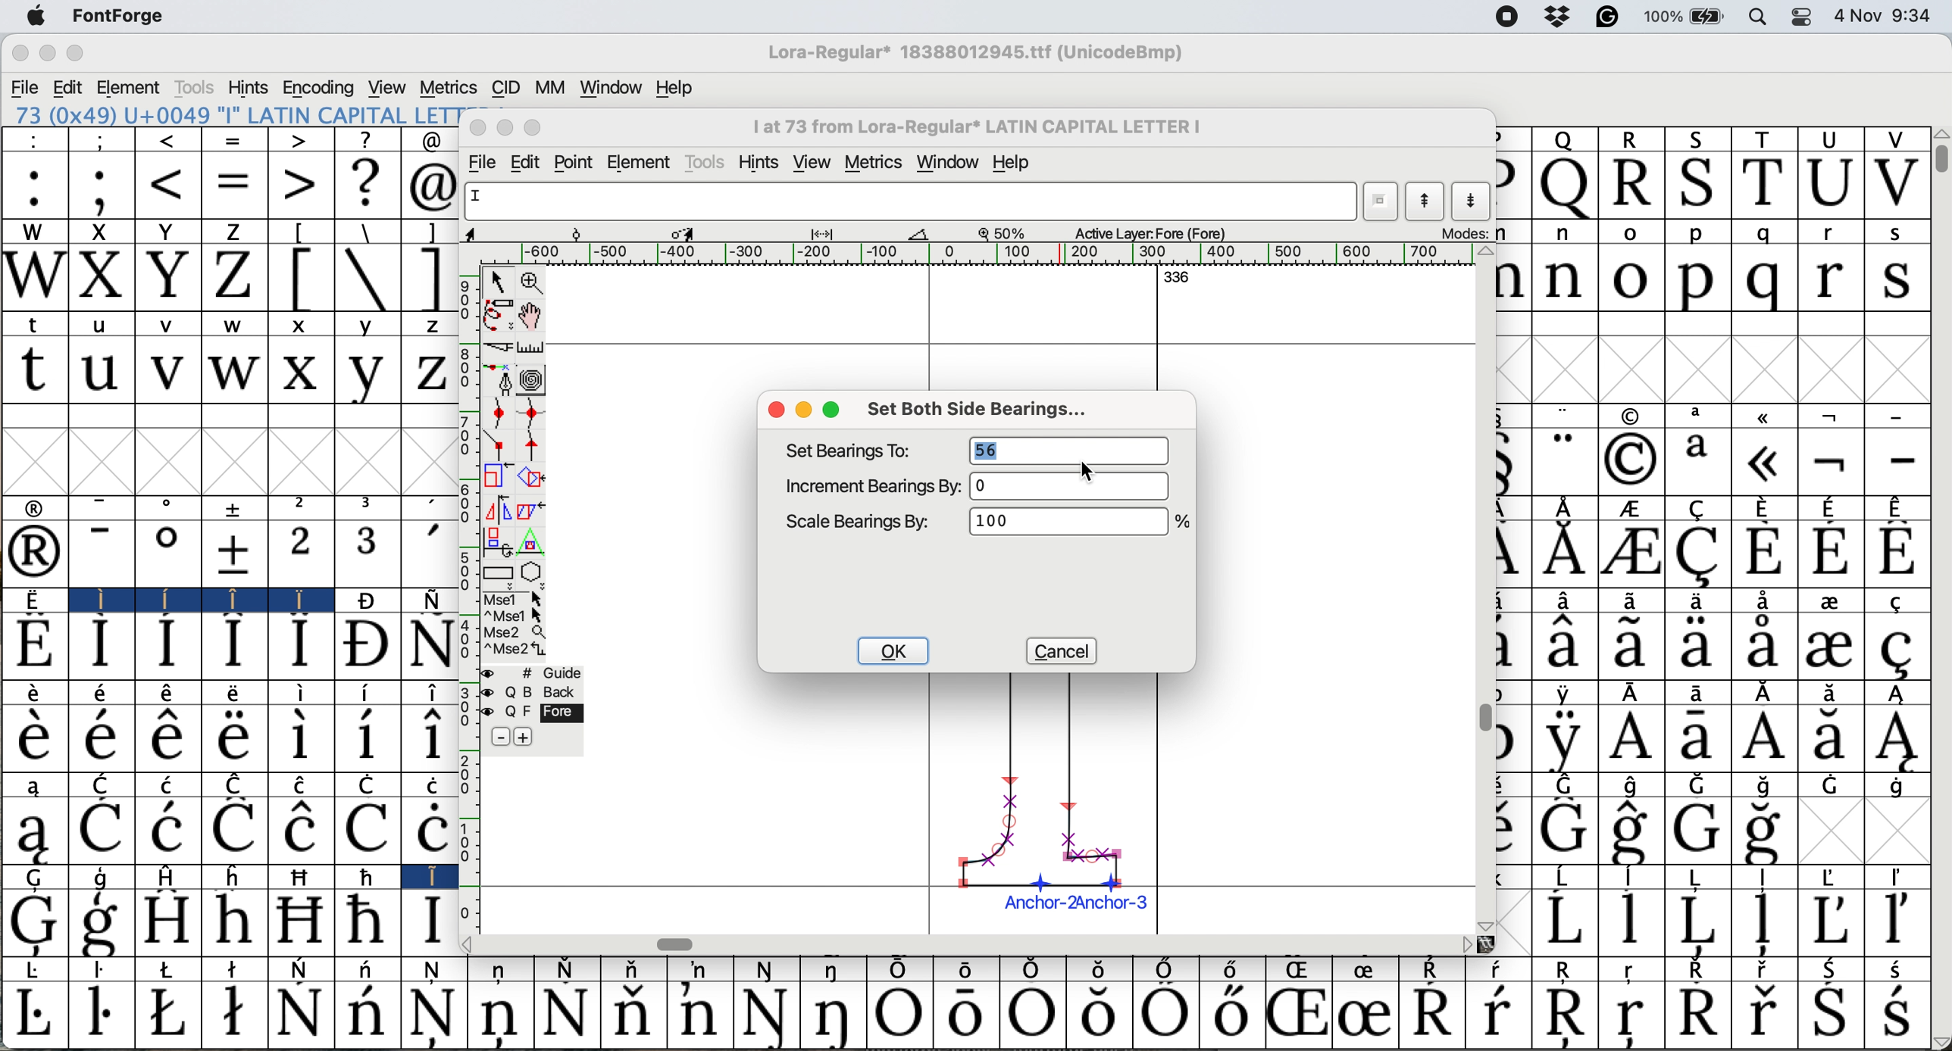 Image resolution: width=1952 pixels, height=1051 pixels. Describe the element at coordinates (365, 140) in the screenshot. I see `?` at that location.